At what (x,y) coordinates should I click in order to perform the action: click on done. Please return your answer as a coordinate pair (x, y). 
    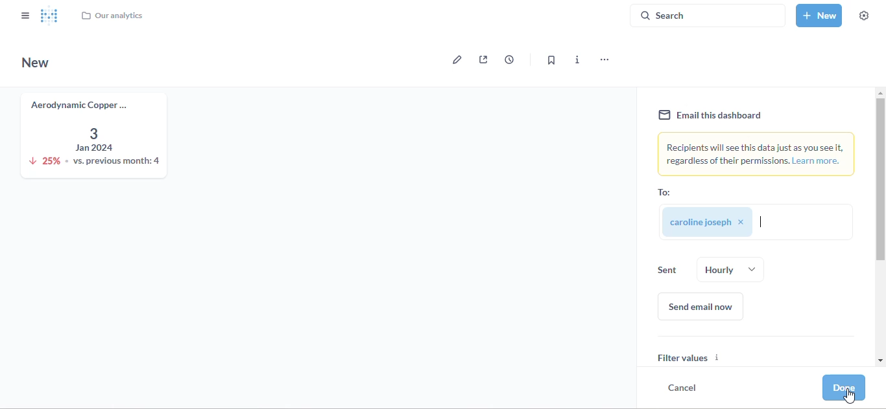
    Looking at the image, I should click on (844, 387).